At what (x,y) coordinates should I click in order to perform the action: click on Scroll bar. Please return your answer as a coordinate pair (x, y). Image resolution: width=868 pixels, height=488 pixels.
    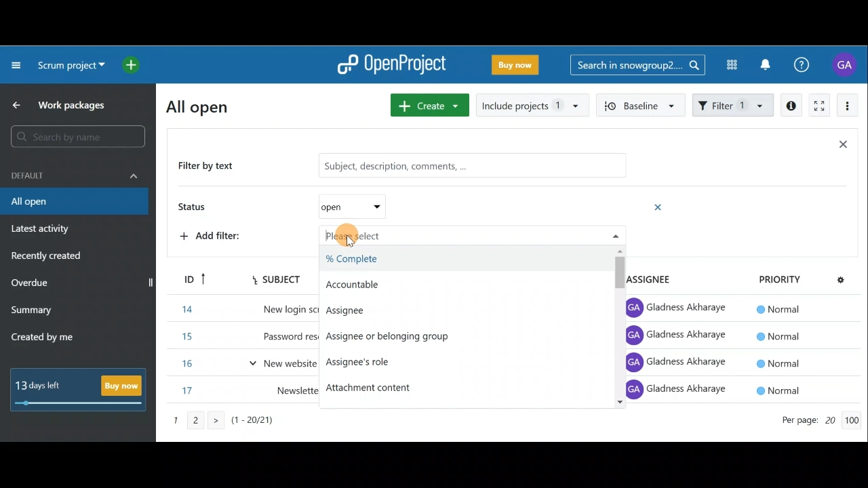
    Looking at the image, I should click on (618, 325).